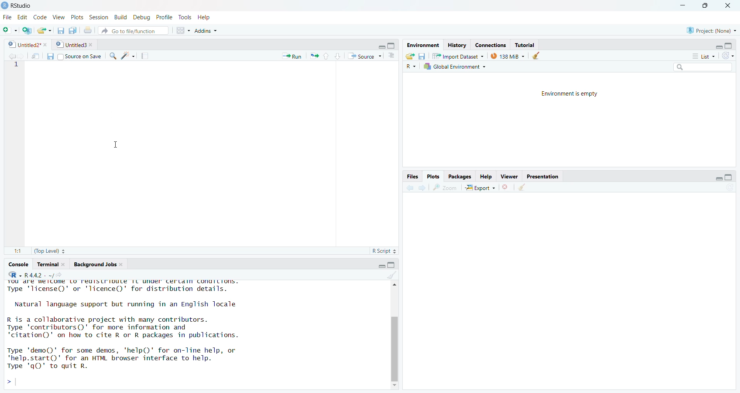  Describe the element at coordinates (13, 250) in the screenshot. I see `11:11` at that location.